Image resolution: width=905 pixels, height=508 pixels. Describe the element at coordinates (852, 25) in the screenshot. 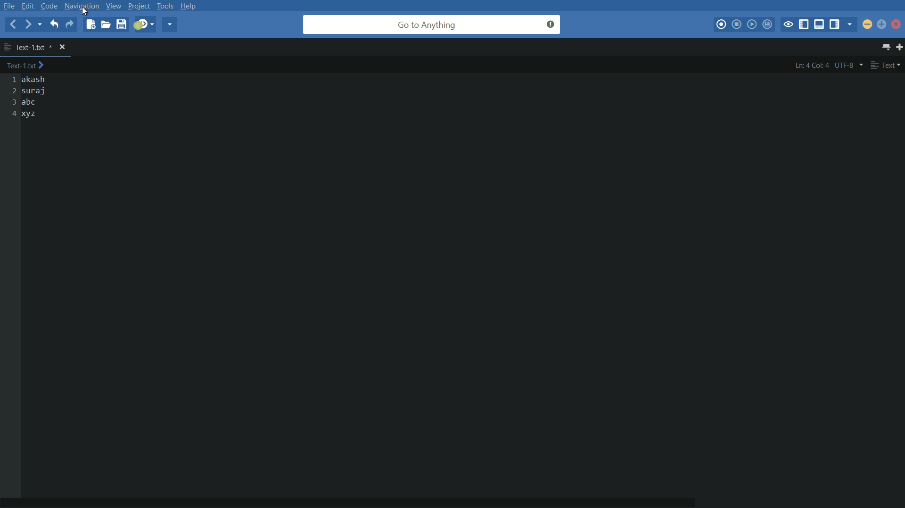

I see `show specific sidebar/tab` at that location.